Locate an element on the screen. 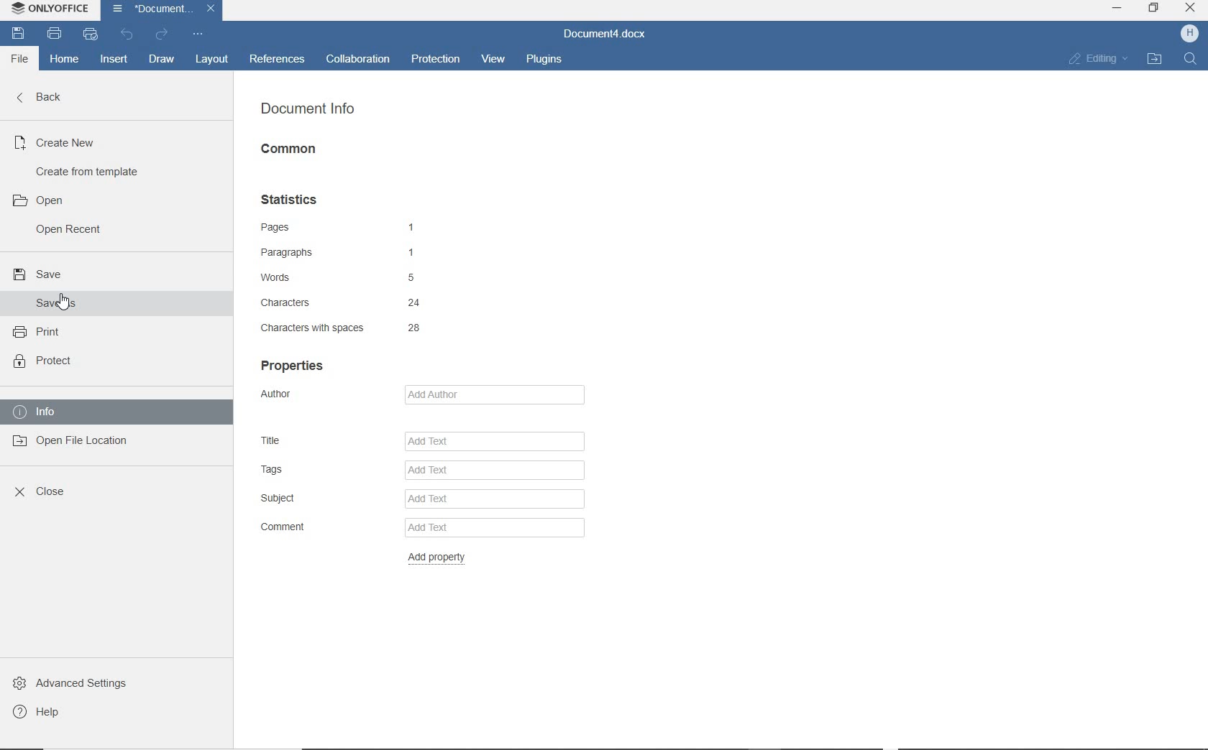  tags is located at coordinates (318, 471).